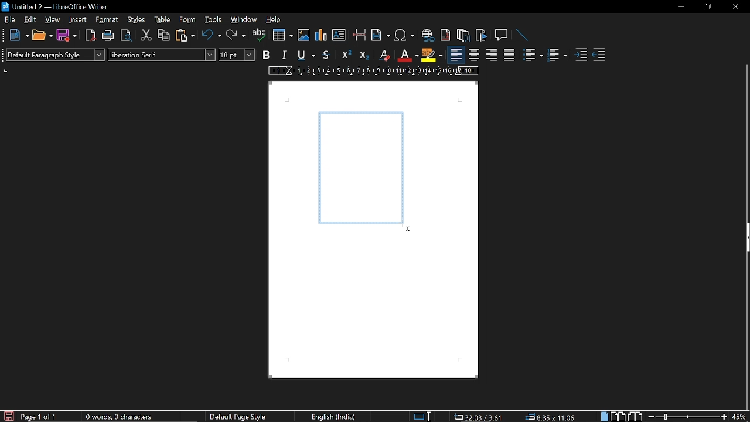  Describe the element at coordinates (137, 21) in the screenshot. I see `styles` at that location.